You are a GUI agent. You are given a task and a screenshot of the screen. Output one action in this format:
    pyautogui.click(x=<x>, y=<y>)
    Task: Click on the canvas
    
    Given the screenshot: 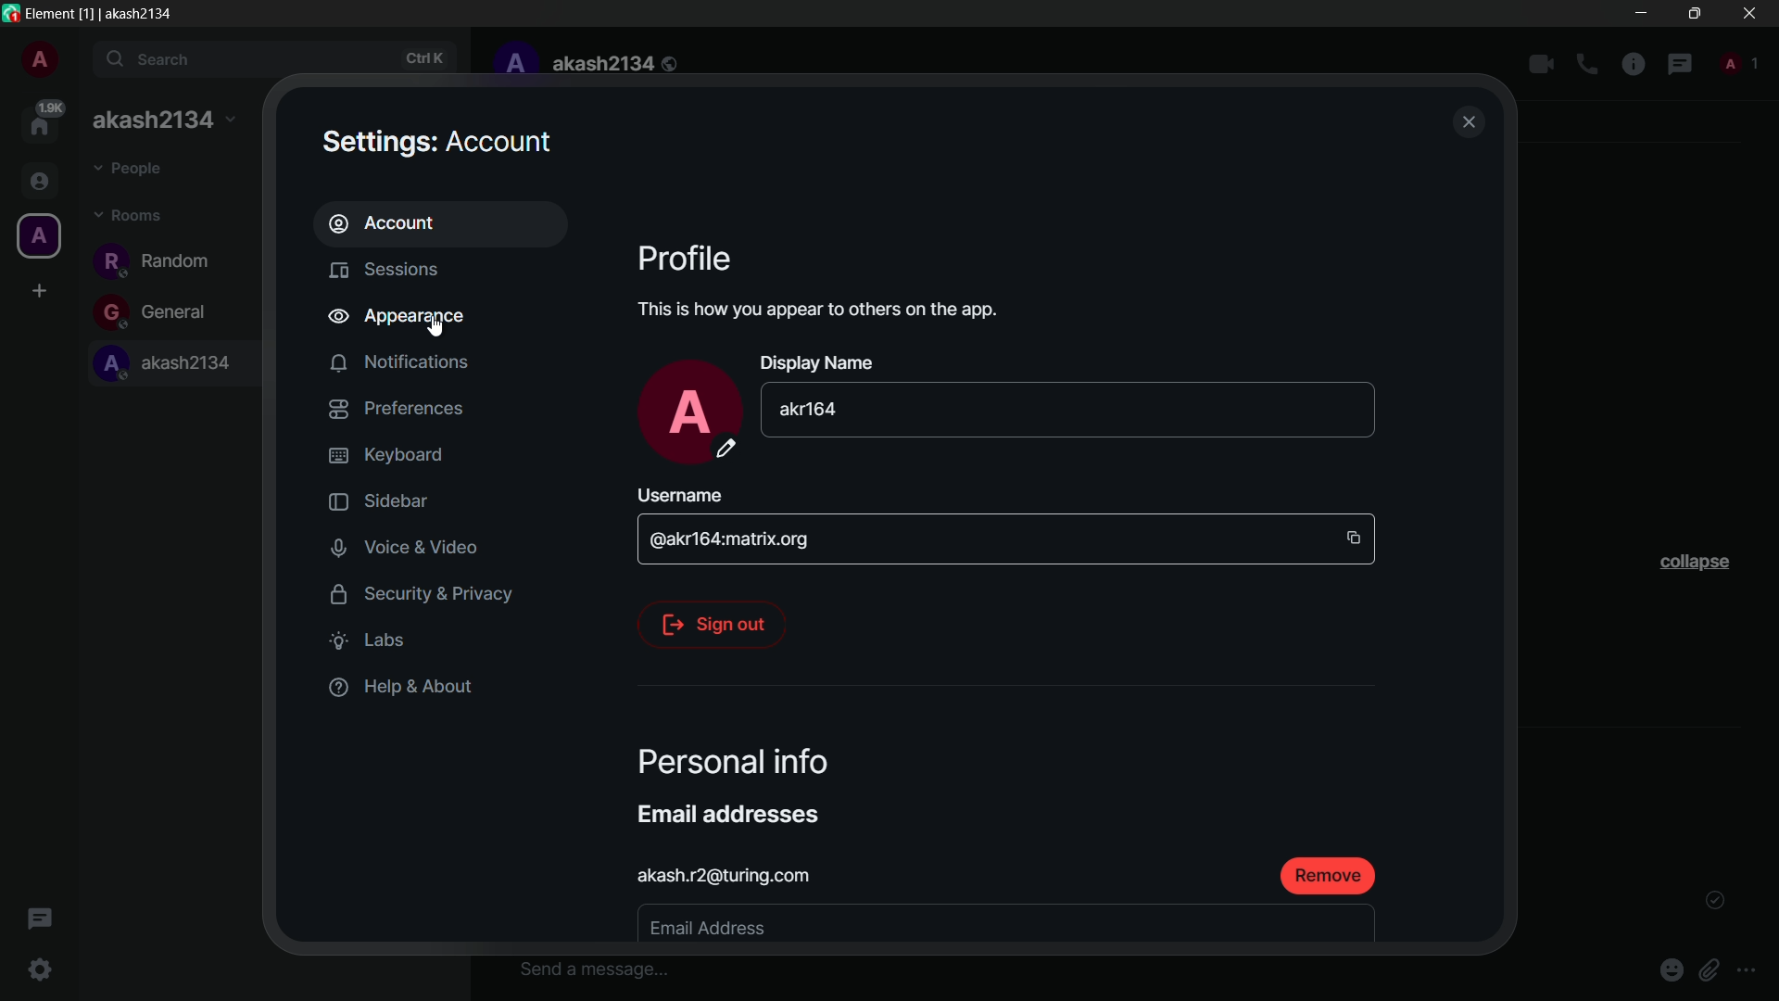 What is the action you would take?
    pyautogui.click(x=1023, y=923)
    